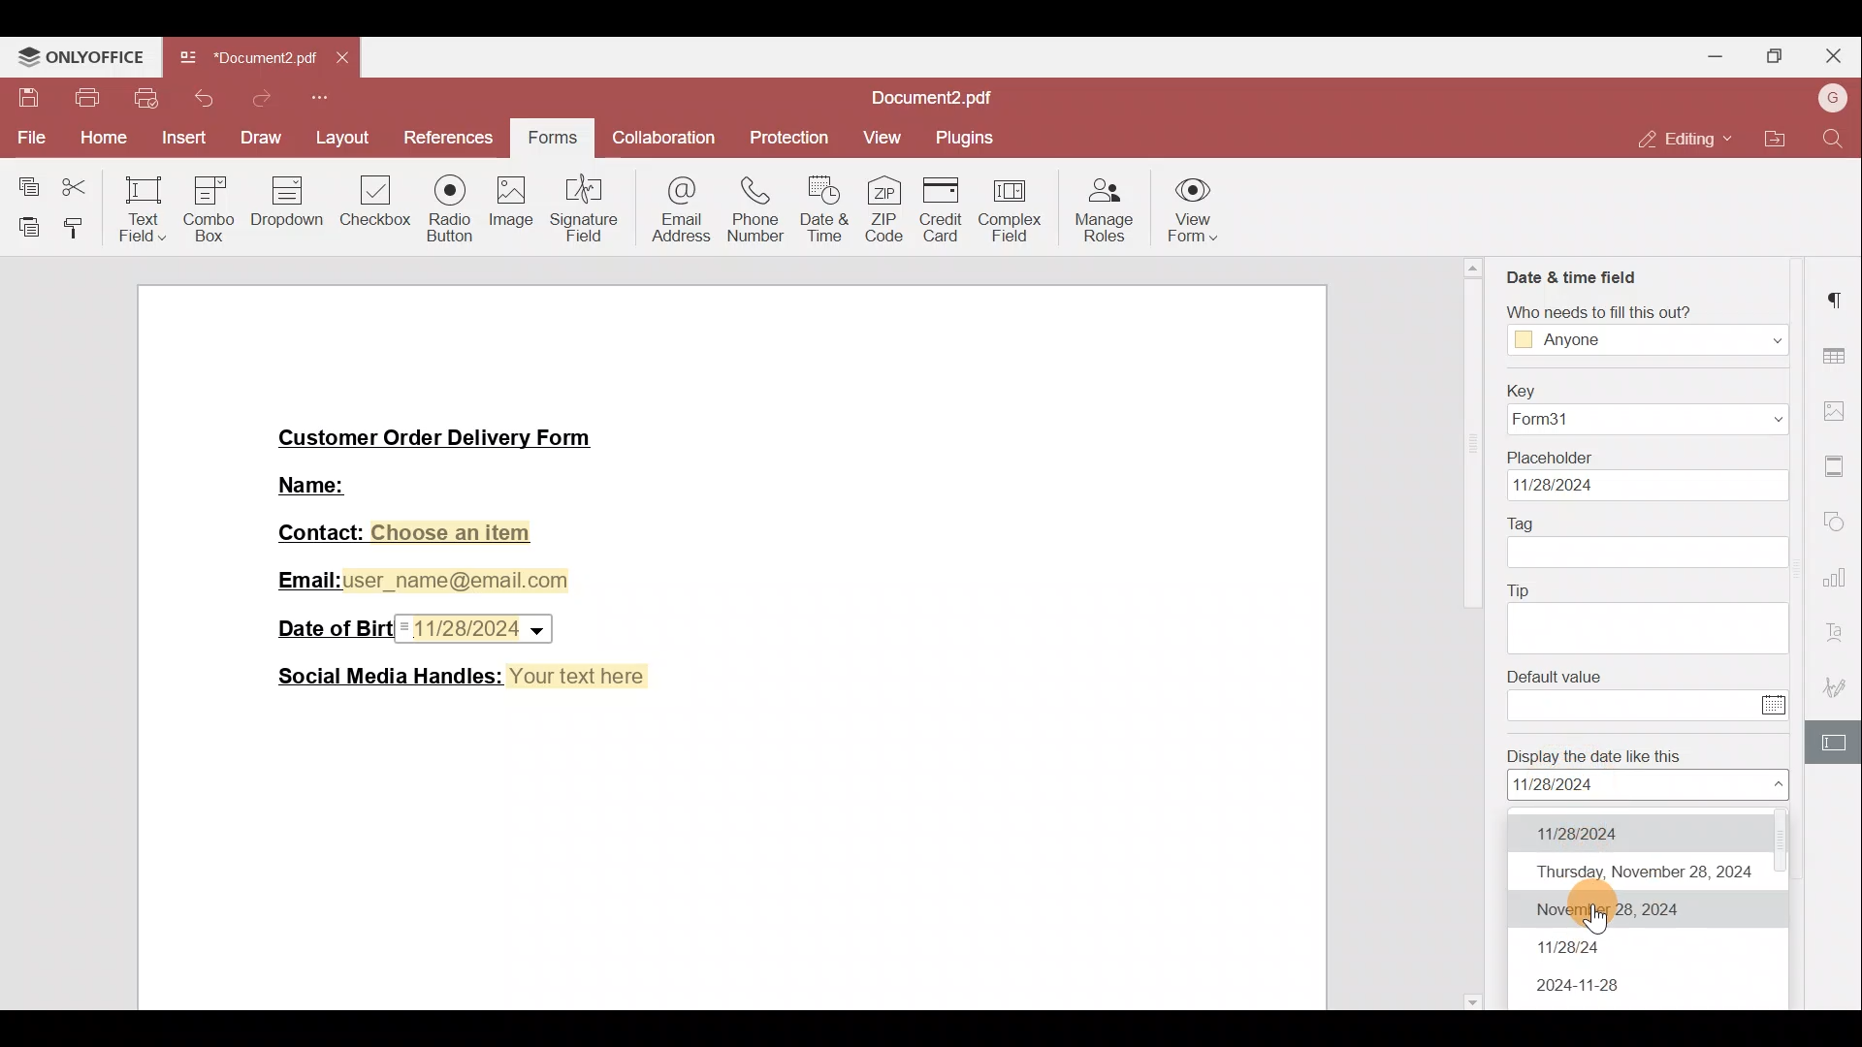 This screenshot has height=1047, width=1862. Describe the element at coordinates (407, 534) in the screenshot. I see `Contact: Choose an item` at that location.